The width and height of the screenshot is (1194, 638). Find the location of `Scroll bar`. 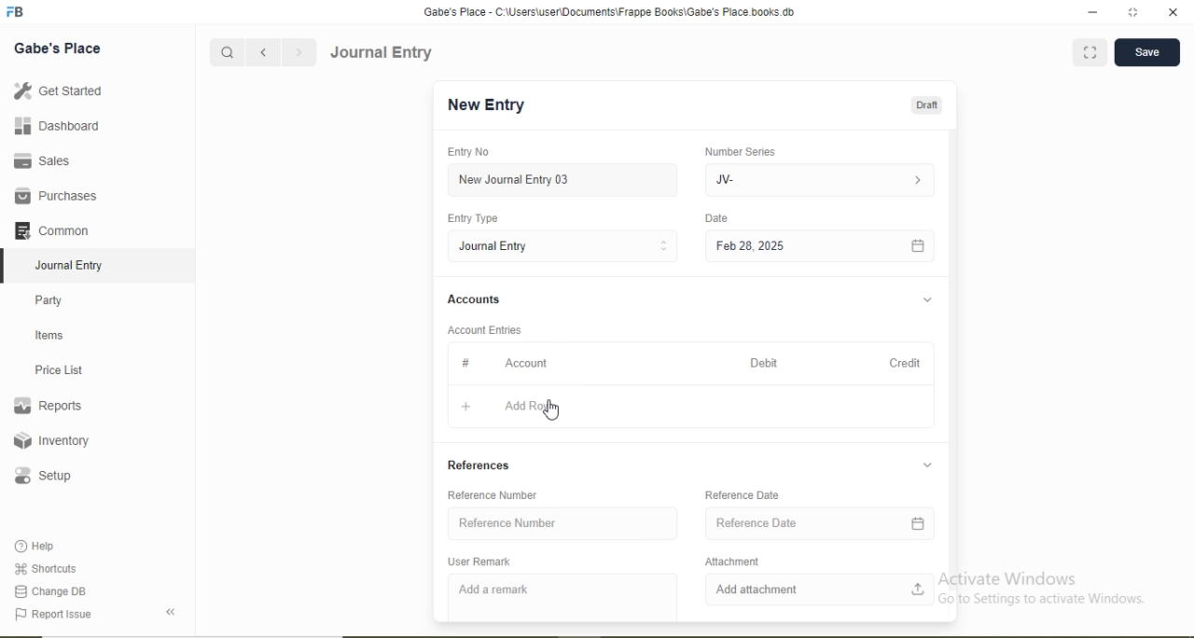

Scroll bar is located at coordinates (952, 360).